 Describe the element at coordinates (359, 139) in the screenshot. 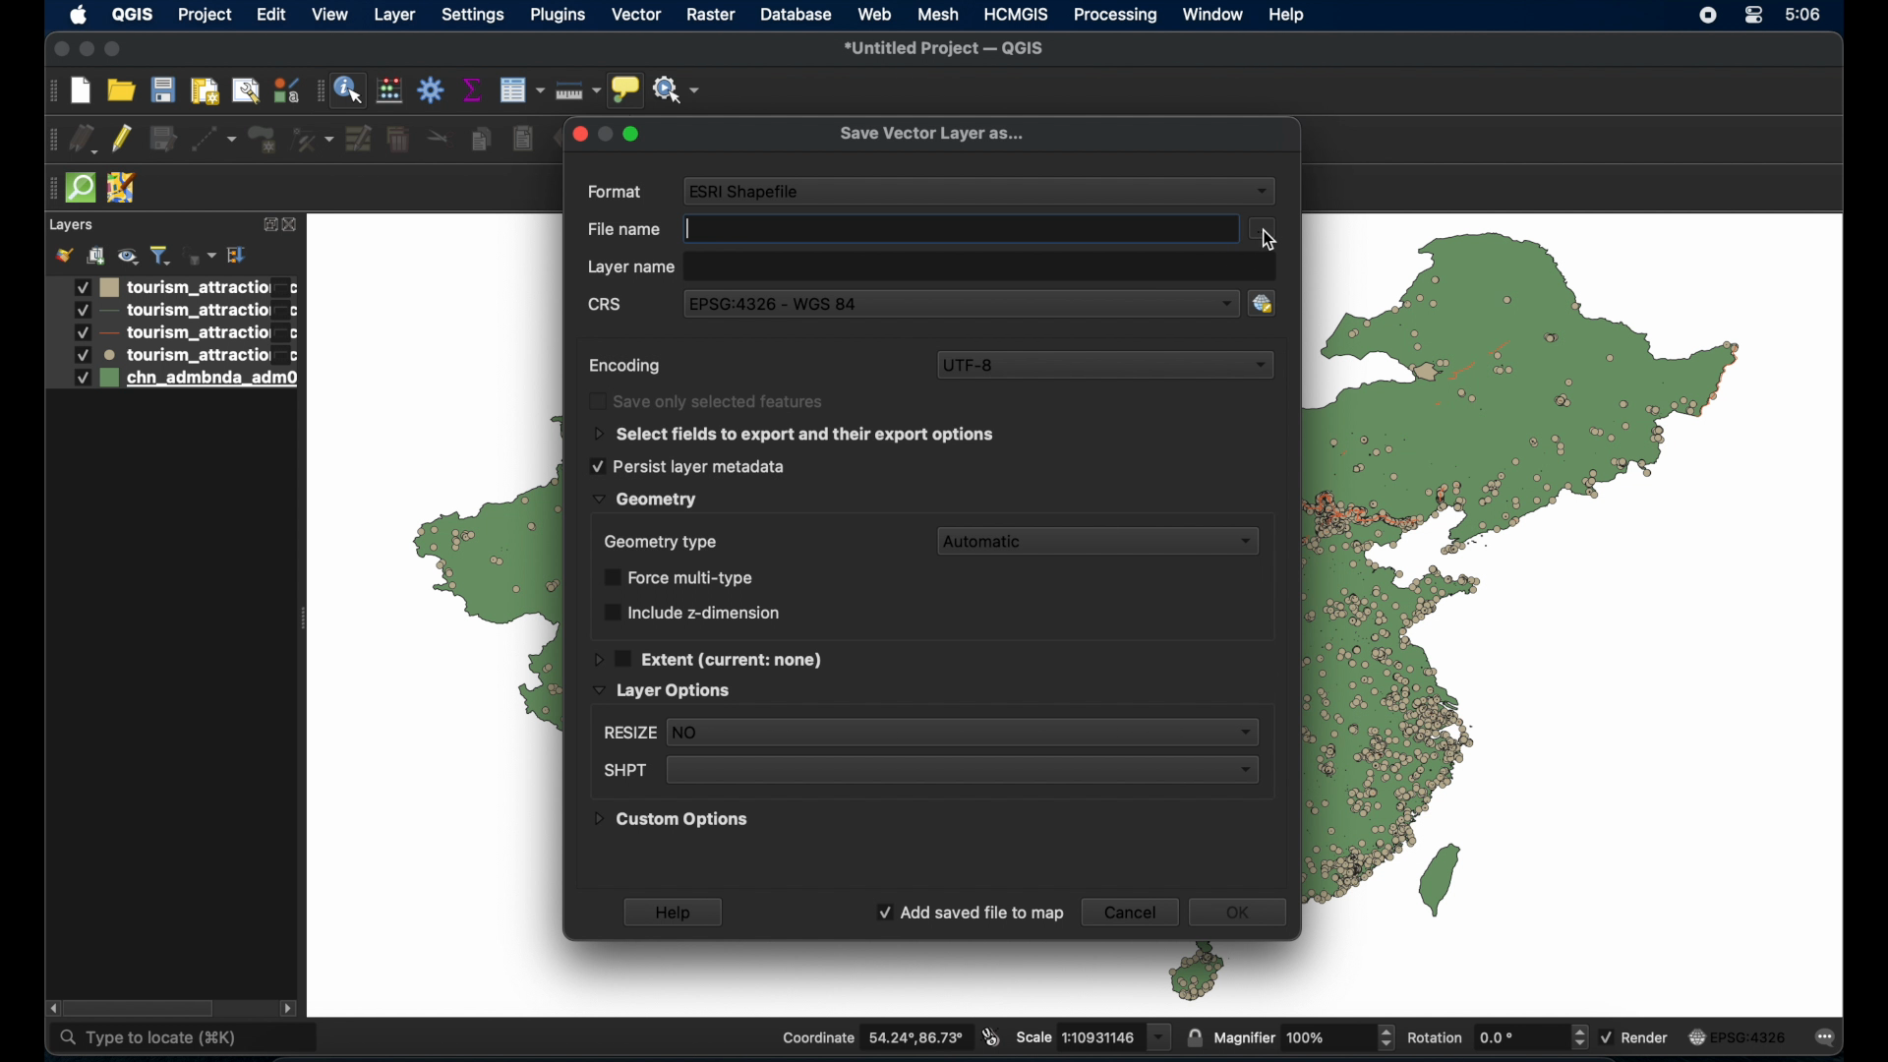

I see `modify attributes` at that location.